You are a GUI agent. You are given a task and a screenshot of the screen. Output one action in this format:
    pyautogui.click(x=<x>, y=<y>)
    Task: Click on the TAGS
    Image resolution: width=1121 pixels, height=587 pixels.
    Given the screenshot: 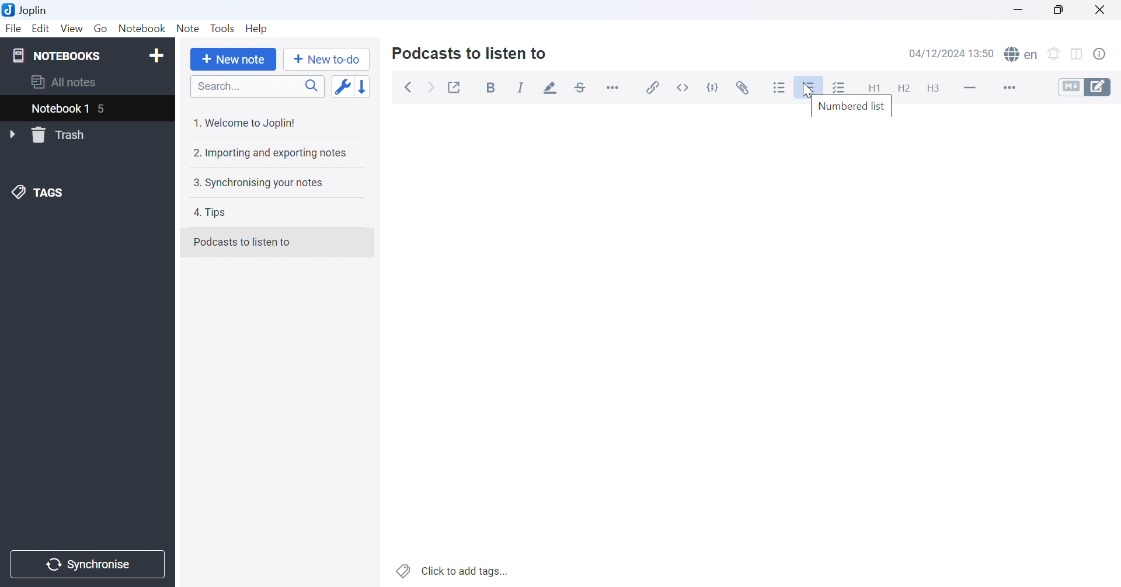 What is the action you would take?
    pyautogui.click(x=39, y=194)
    